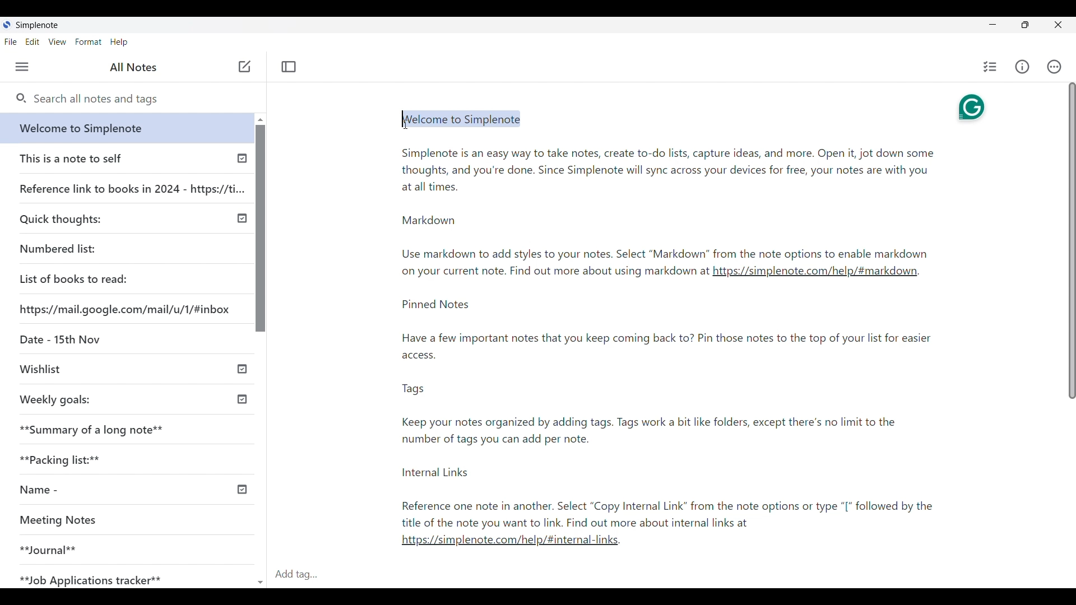 Image resolution: width=1076 pixels, height=605 pixels. Describe the element at coordinates (71, 158) in the screenshot. I see `This is a note to self` at that location.